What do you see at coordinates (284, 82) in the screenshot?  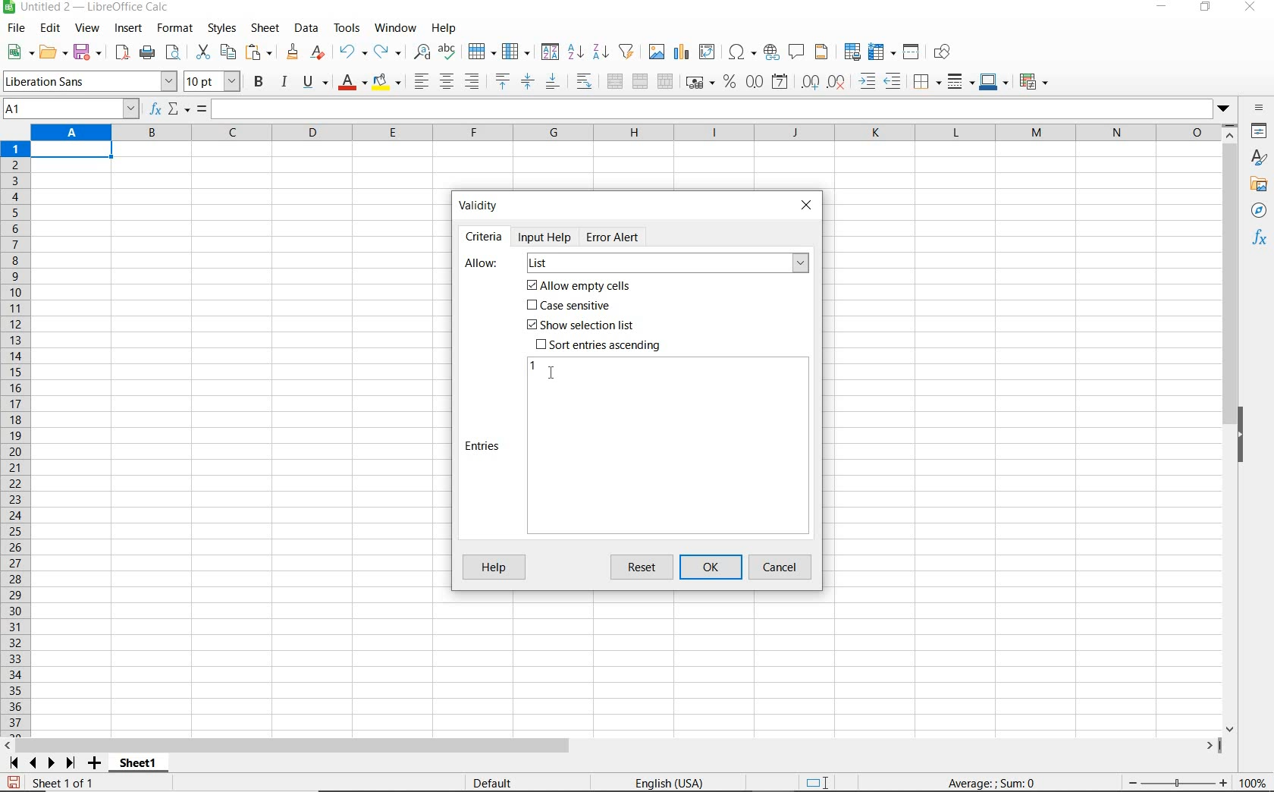 I see `italic` at bounding box center [284, 82].